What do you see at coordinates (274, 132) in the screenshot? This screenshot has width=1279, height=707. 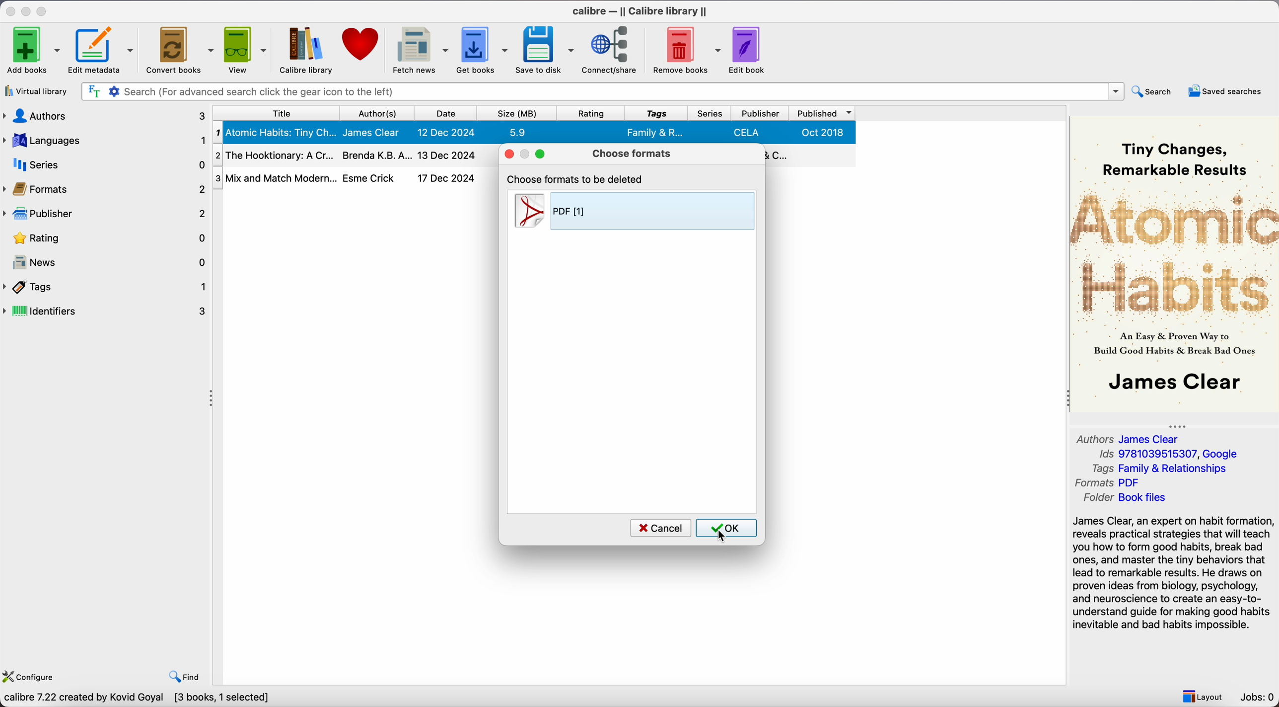 I see `Atomic Habits: Tiny Ch...` at bounding box center [274, 132].